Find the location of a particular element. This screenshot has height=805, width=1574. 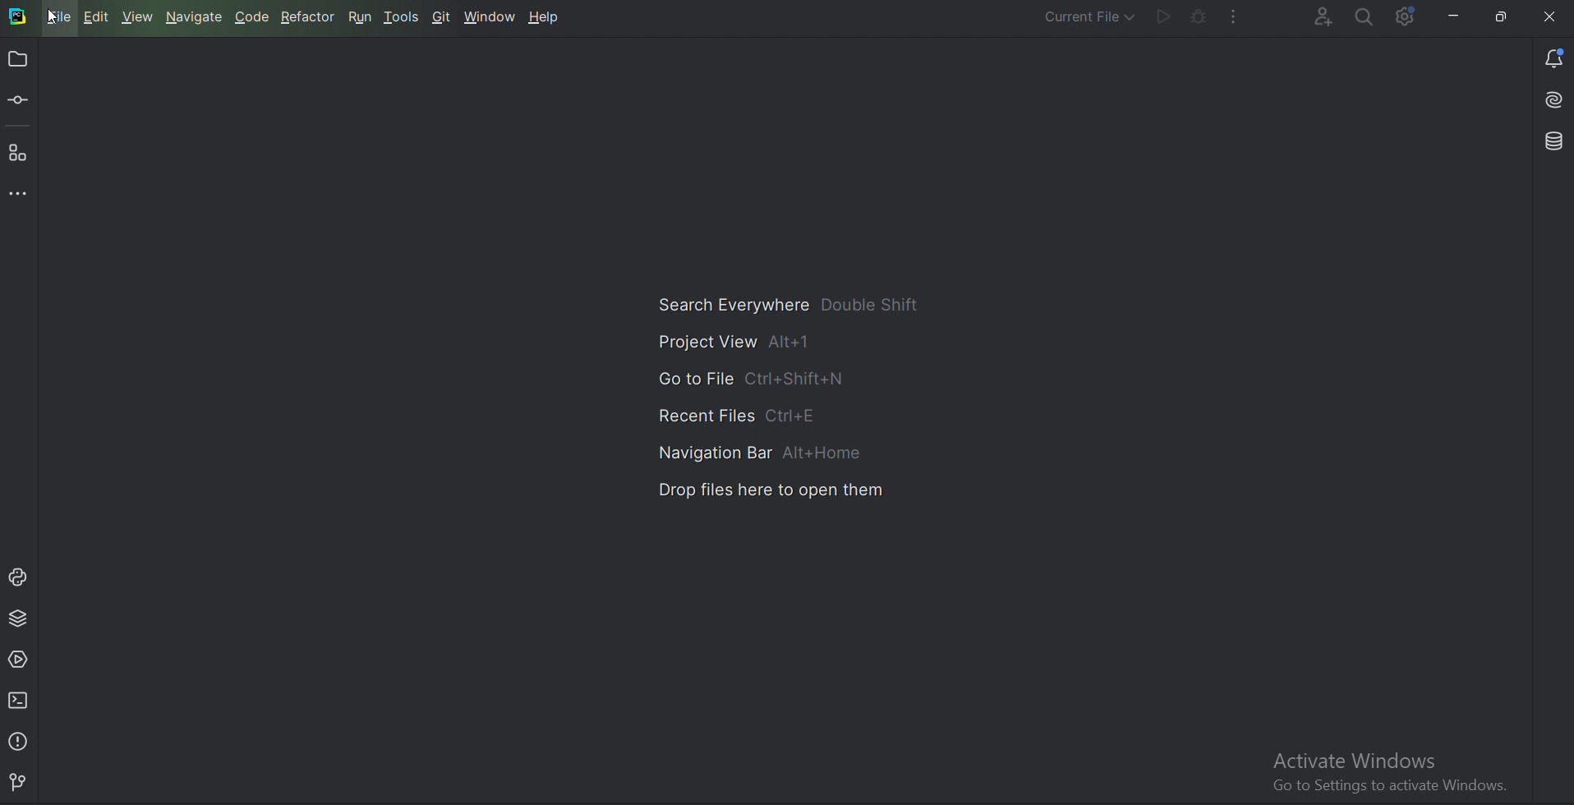

Terminal is located at coordinates (24, 700).